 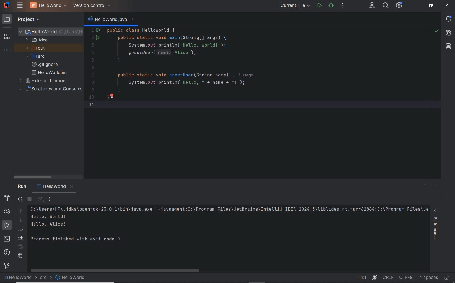 I want to click on HelloWorld(project folder), so click(x=50, y=31).